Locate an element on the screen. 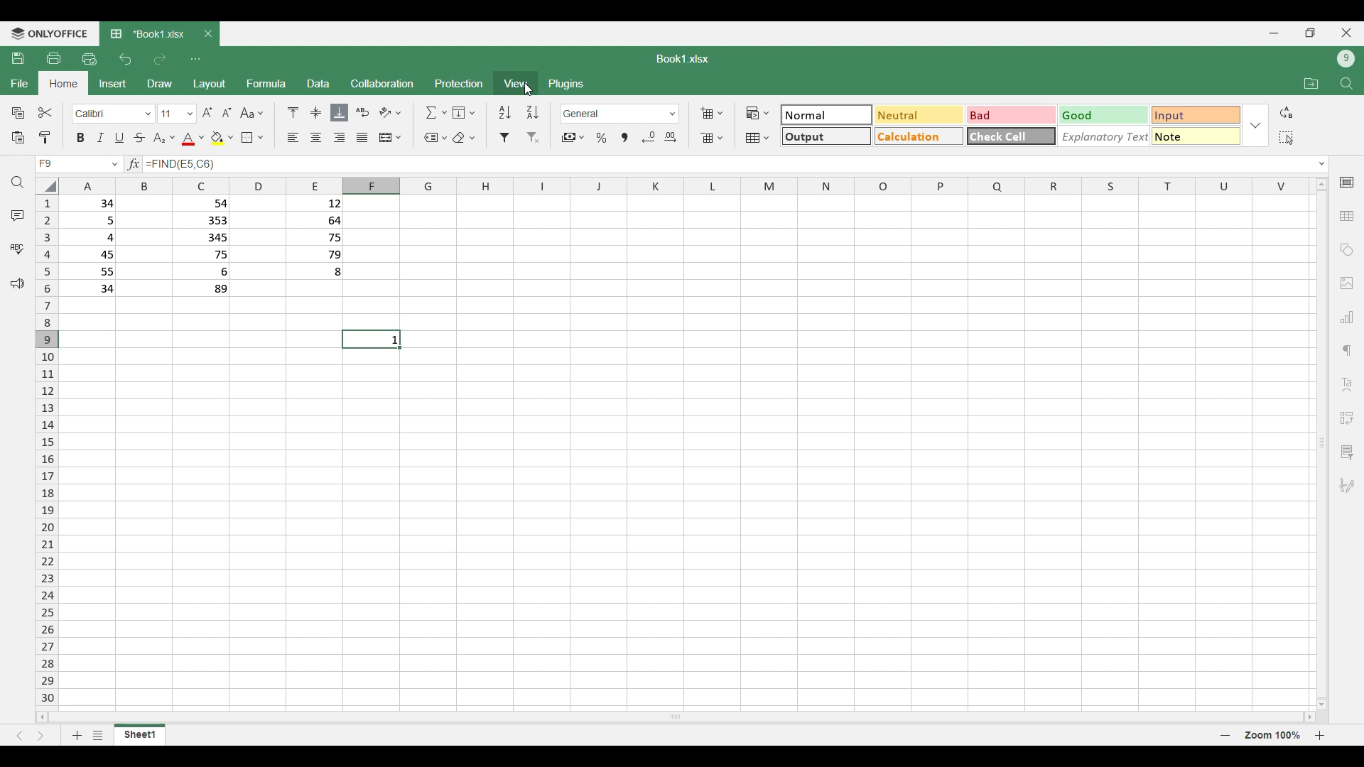  Add chart is located at coordinates (1347, 317).